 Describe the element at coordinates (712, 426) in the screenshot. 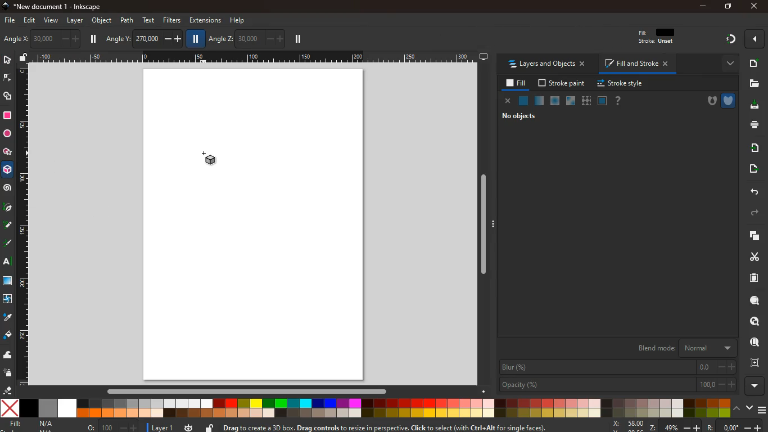

I see `` at that location.